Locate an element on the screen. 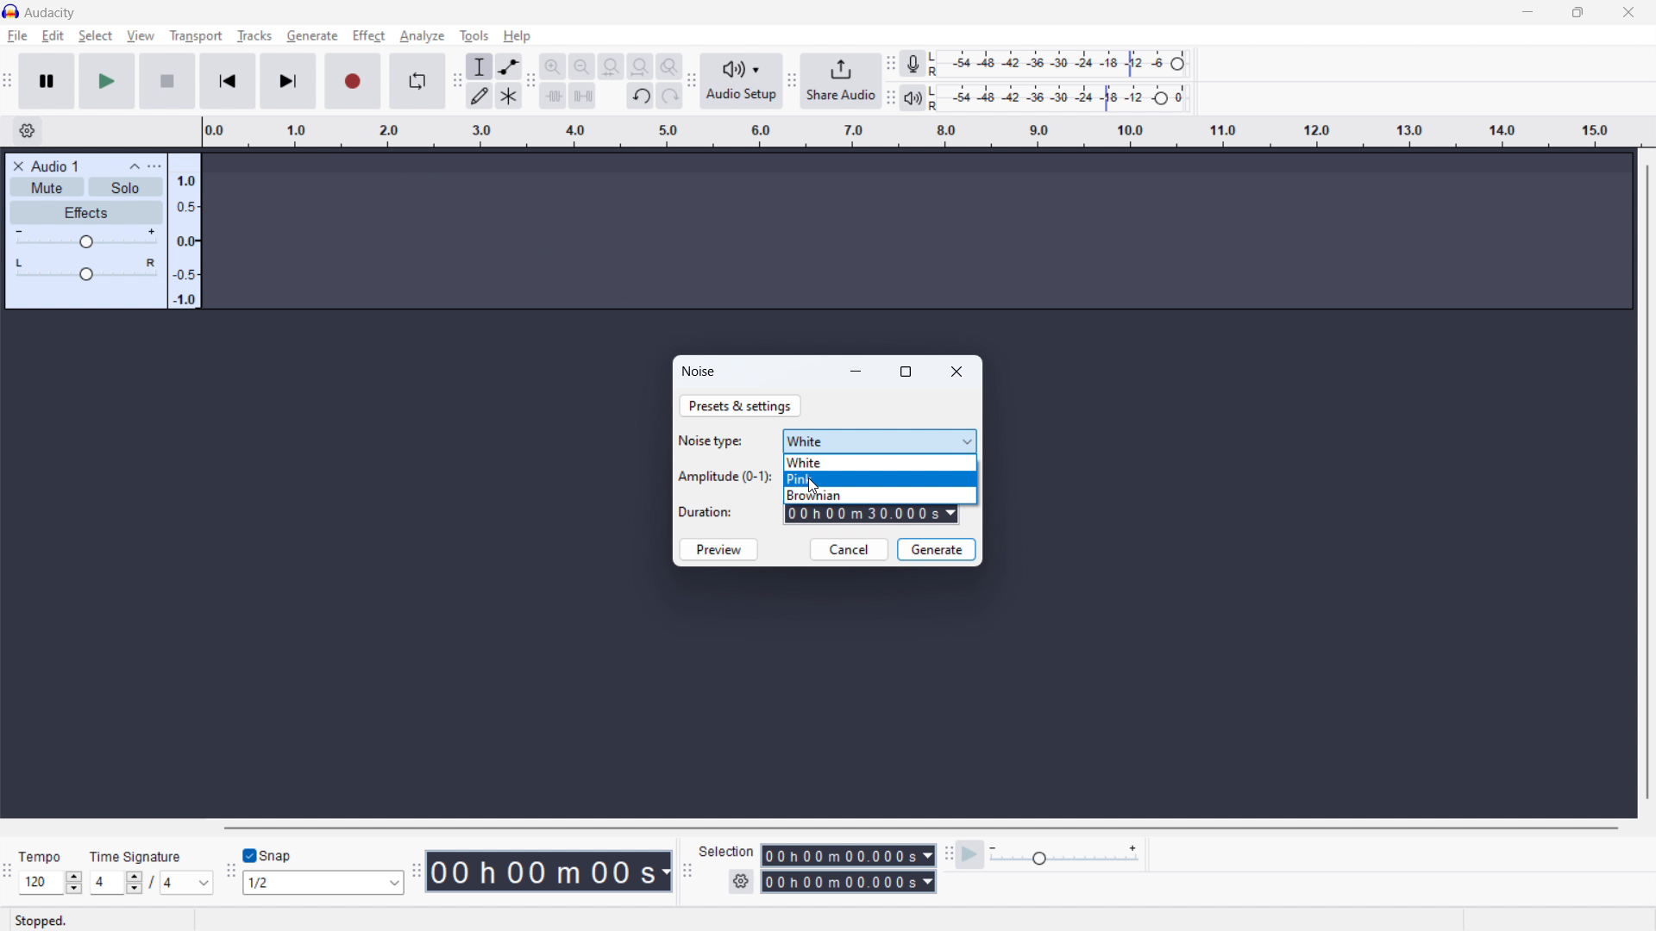  Cursor on pink is located at coordinates (881, 478).